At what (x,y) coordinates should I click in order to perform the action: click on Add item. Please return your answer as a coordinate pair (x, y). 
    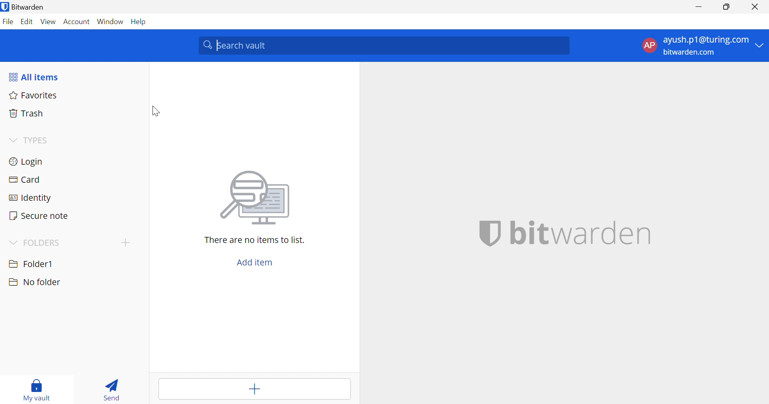
    Looking at the image, I should click on (253, 389).